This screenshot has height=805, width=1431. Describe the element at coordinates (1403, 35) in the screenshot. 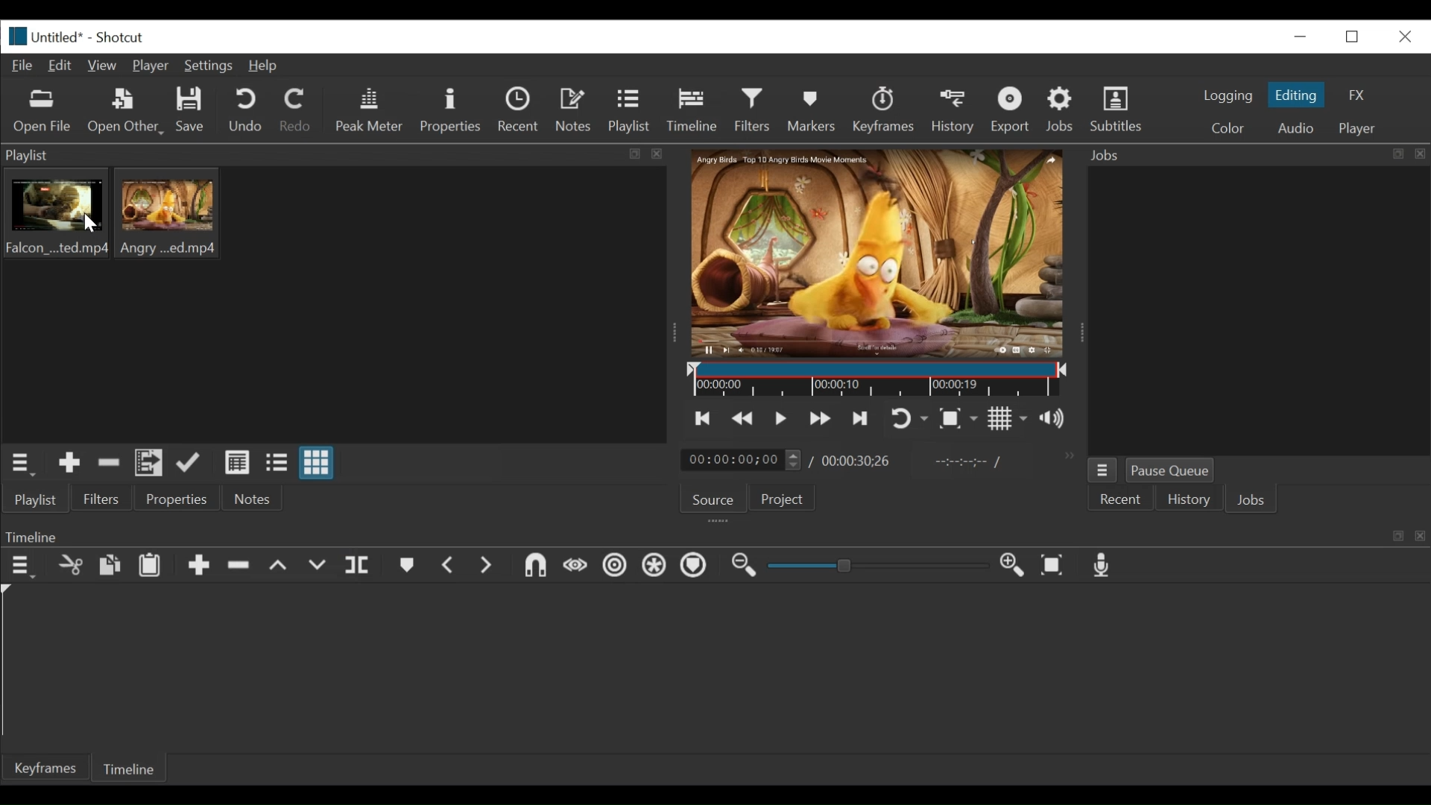

I see `close` at that location.